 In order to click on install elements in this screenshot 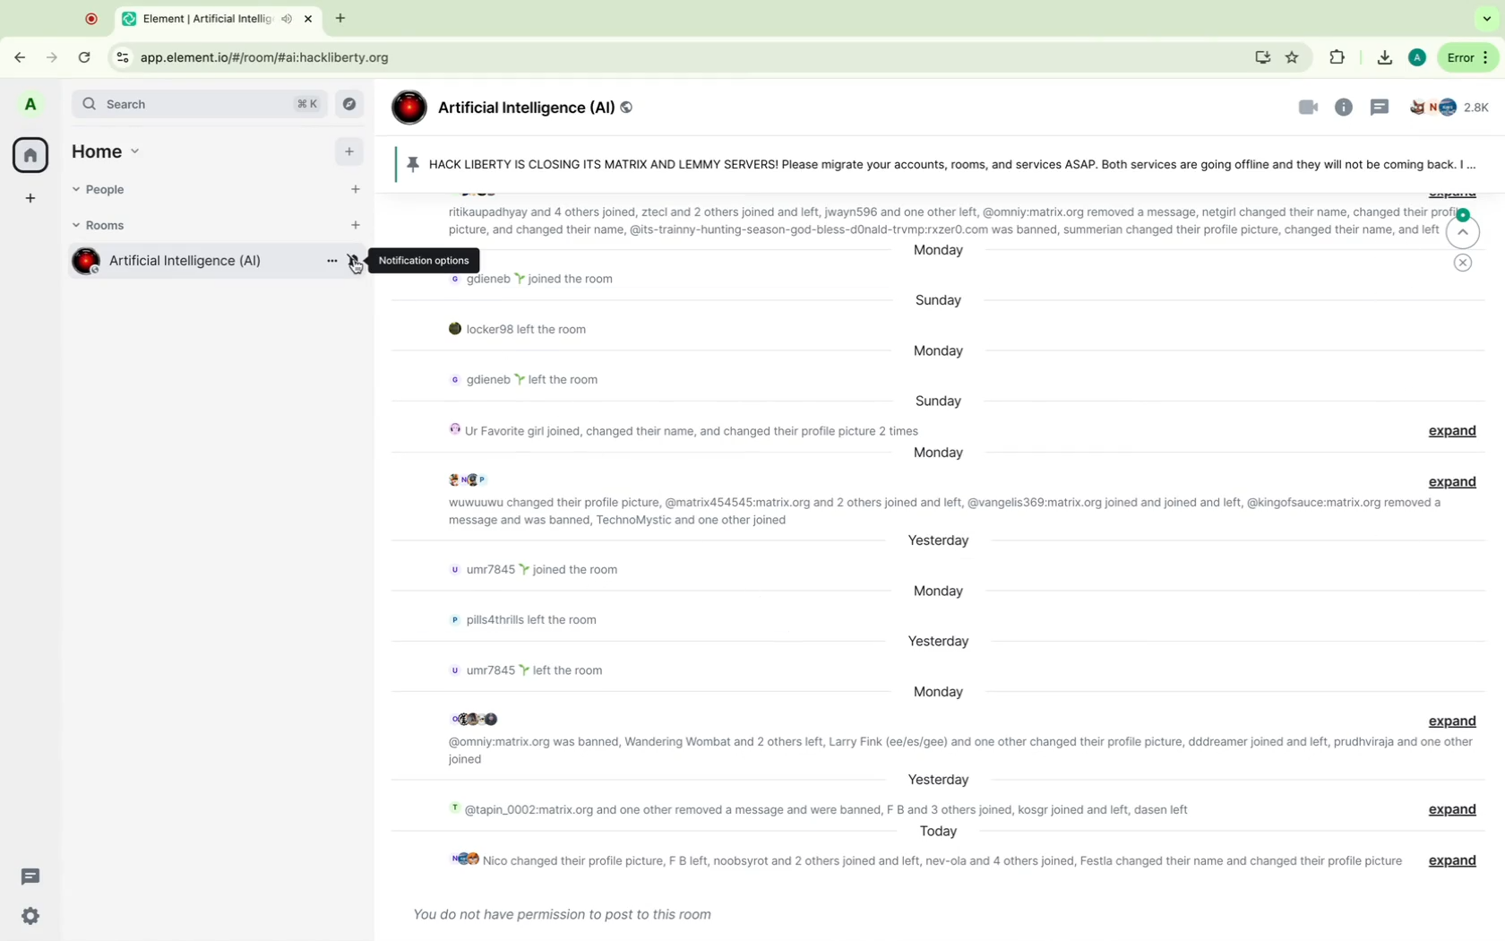, I will do `click(1260, 57)`.